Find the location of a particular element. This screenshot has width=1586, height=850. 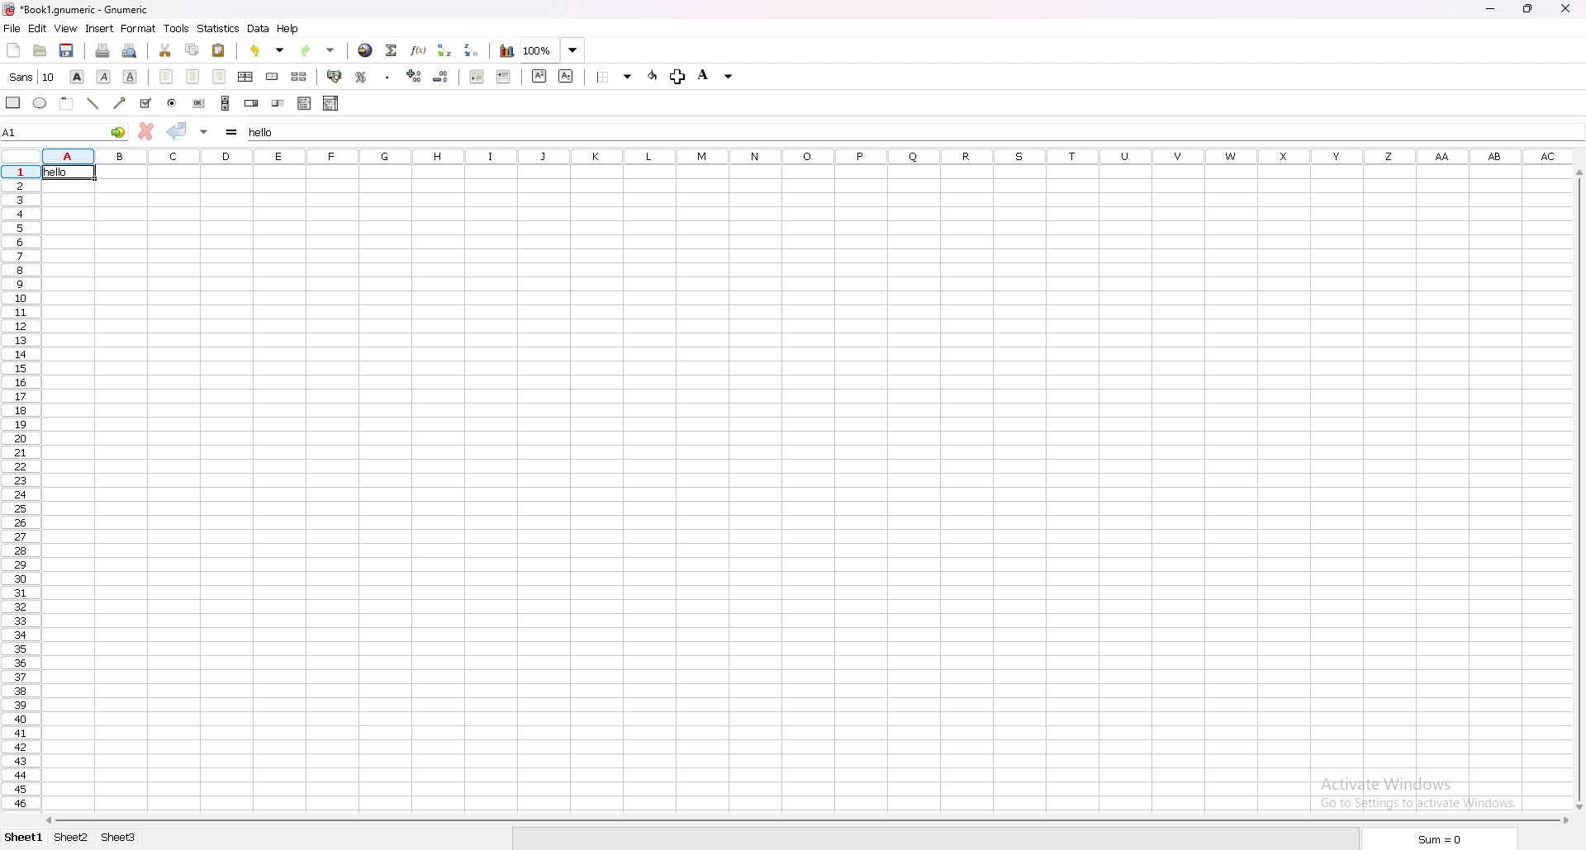

save is located at coordinates (67, 50).